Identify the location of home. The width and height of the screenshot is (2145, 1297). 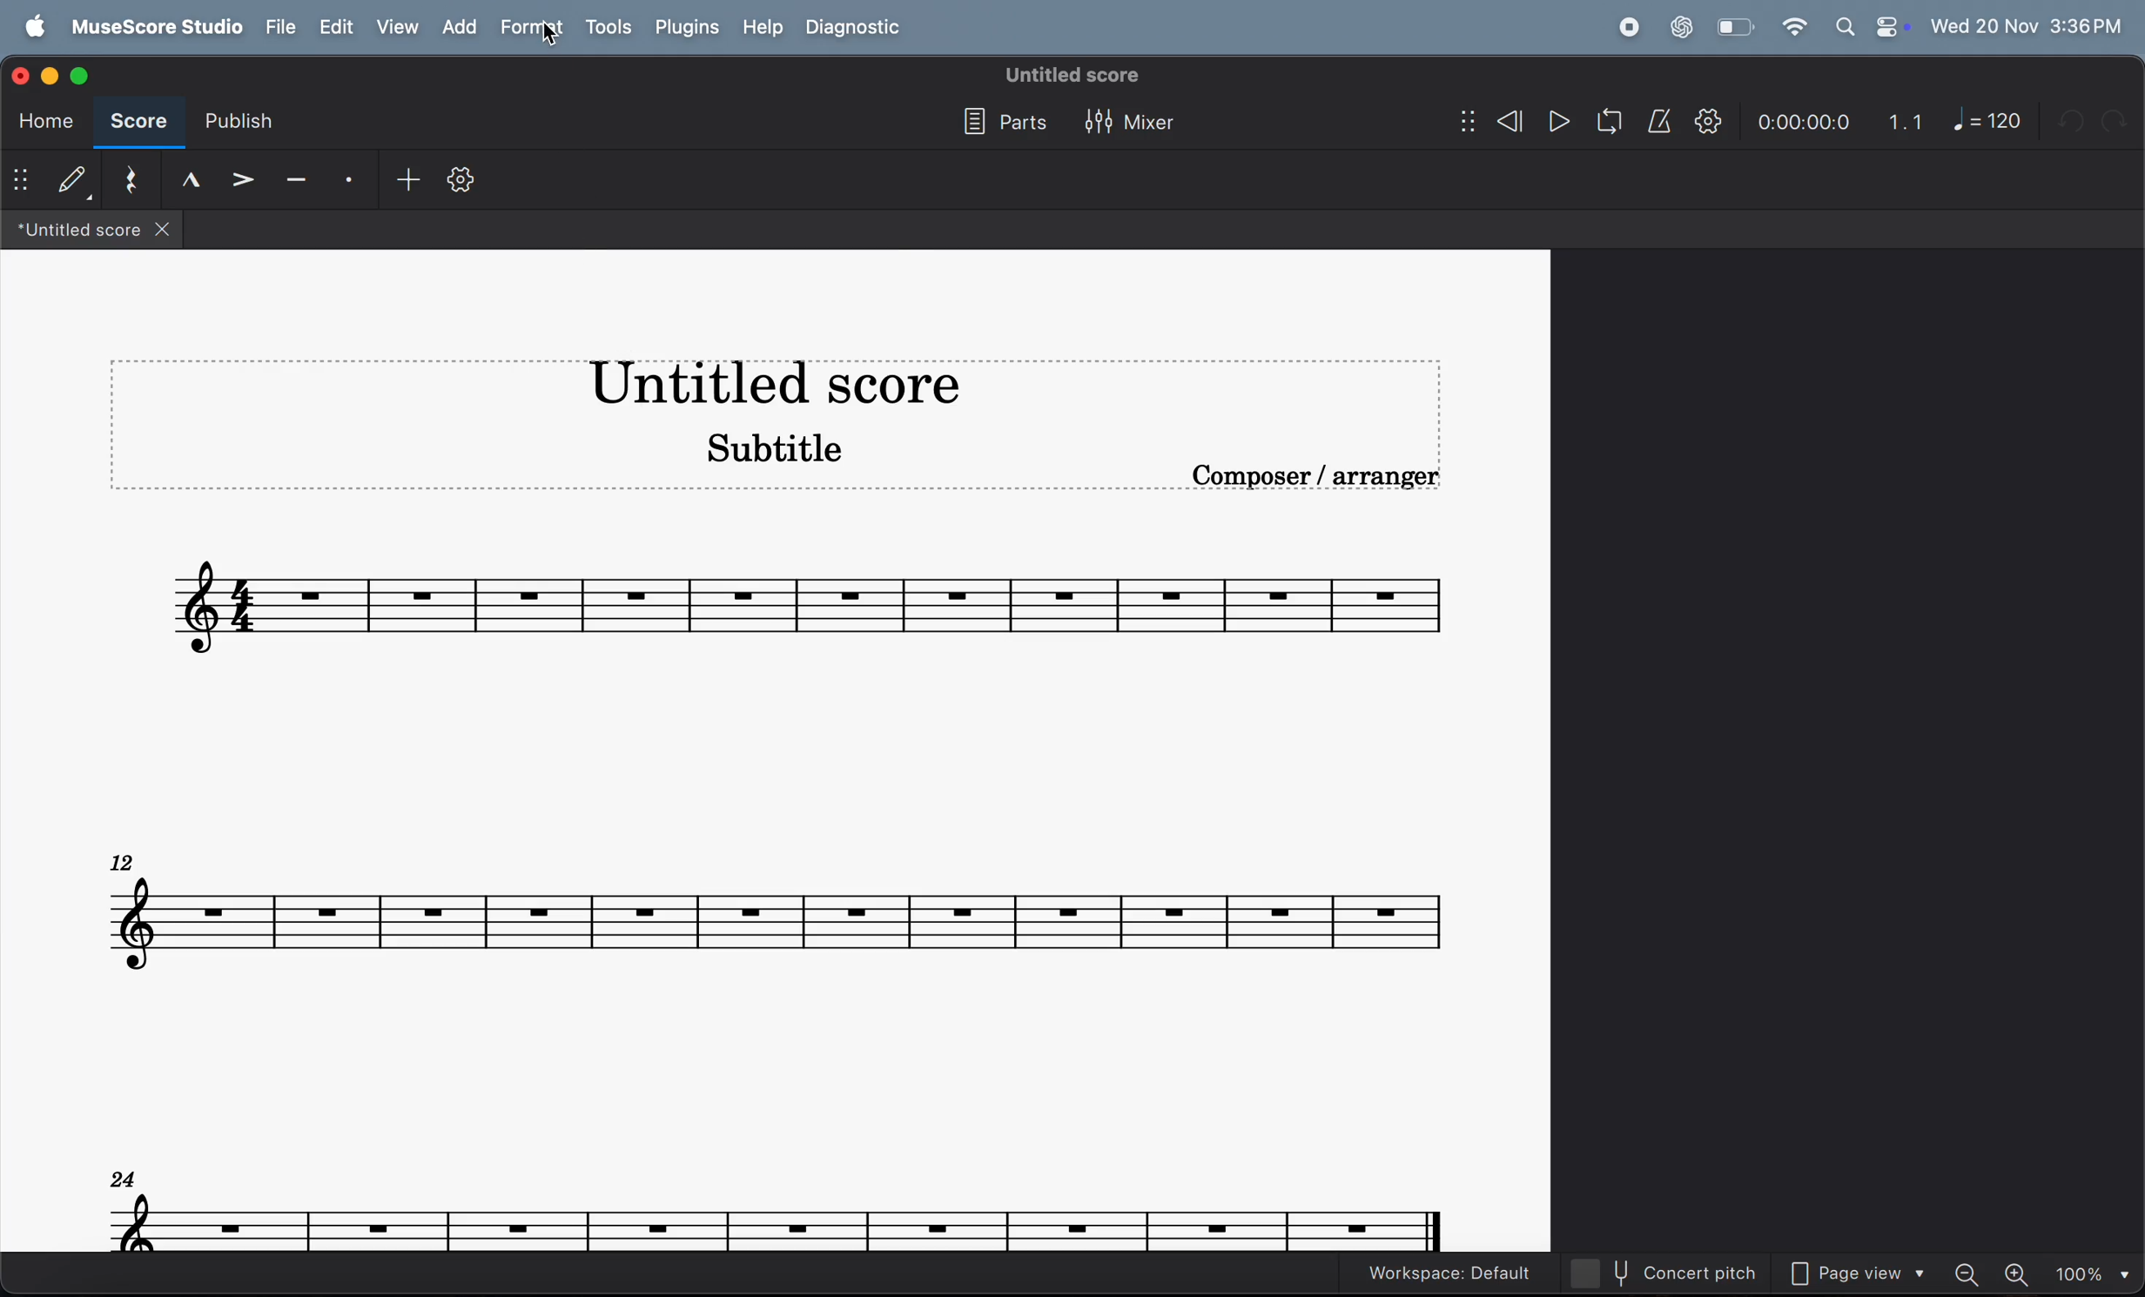
(41, 121).